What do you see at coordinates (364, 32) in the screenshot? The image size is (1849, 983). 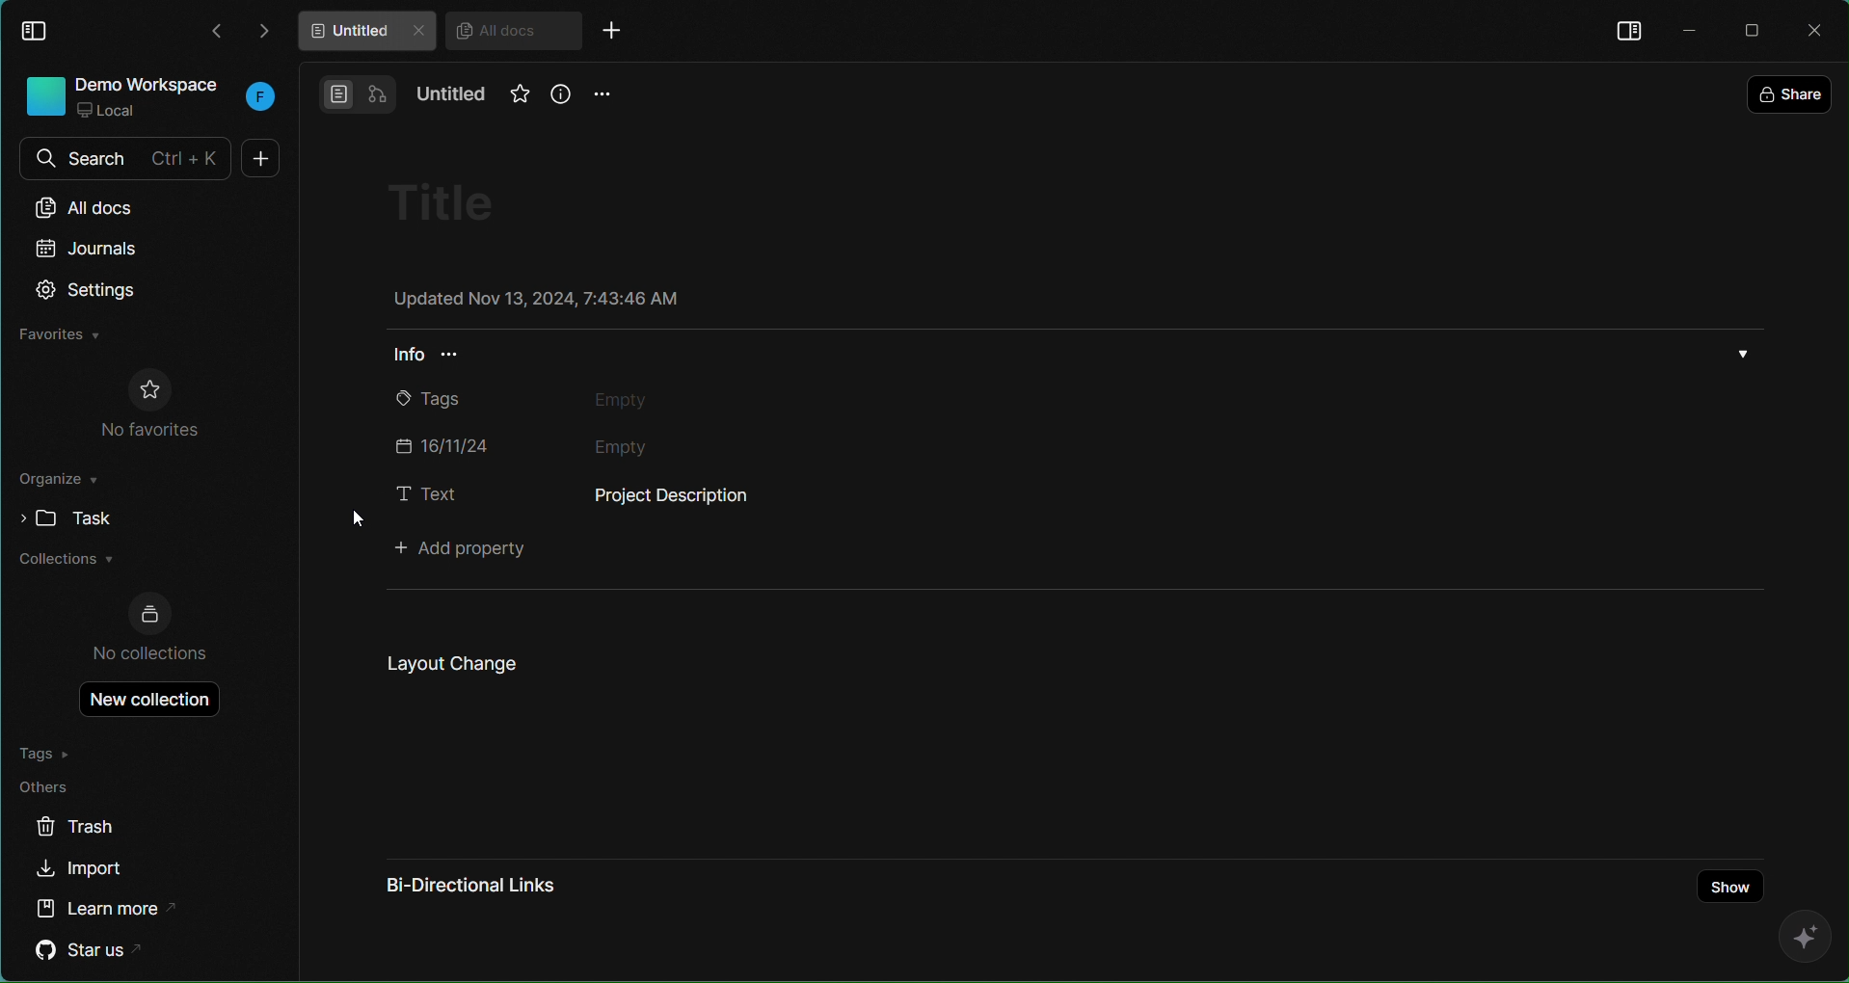 I see `( Untitled` at bounding box center [364, 32].